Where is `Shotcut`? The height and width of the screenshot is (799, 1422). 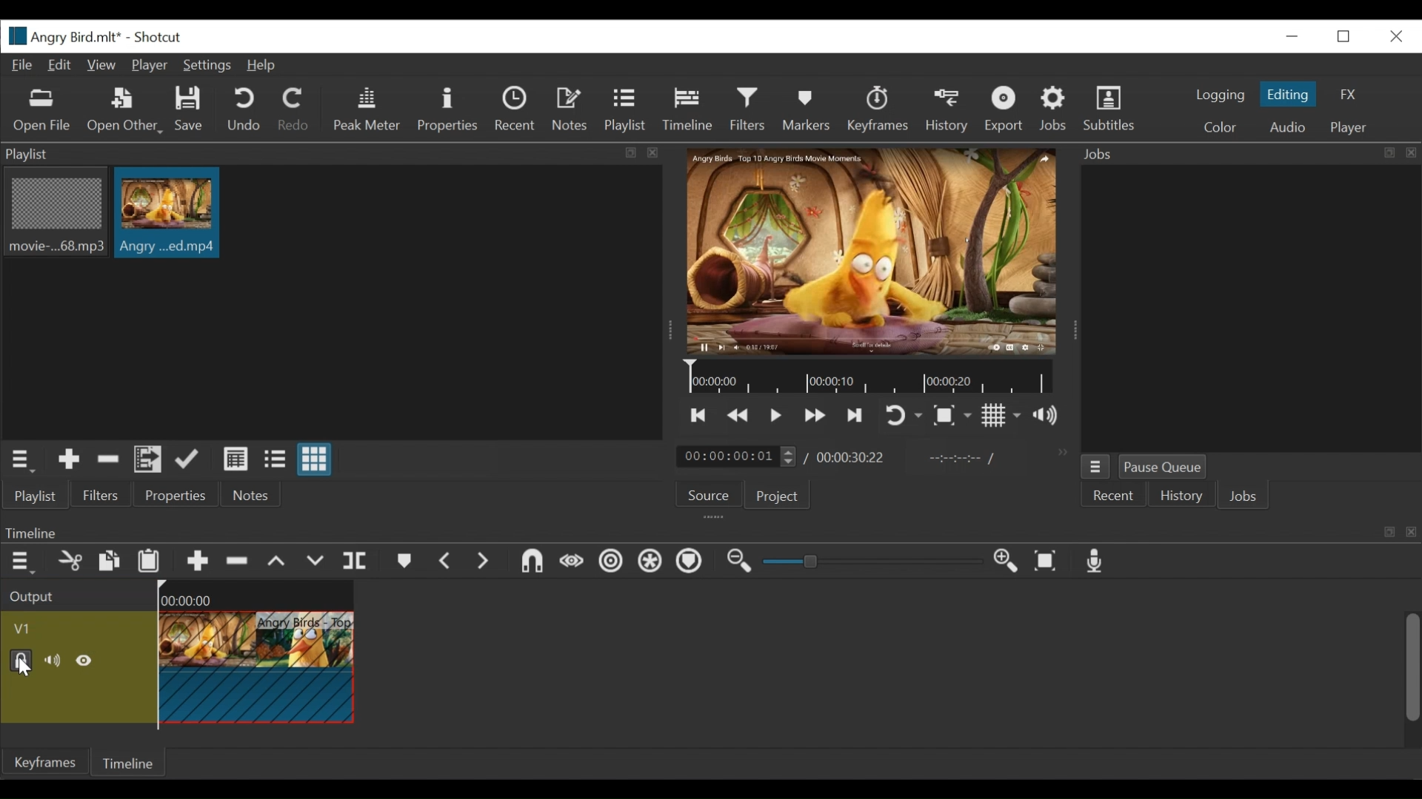
Shotcut is located at coordinates (162, 36).